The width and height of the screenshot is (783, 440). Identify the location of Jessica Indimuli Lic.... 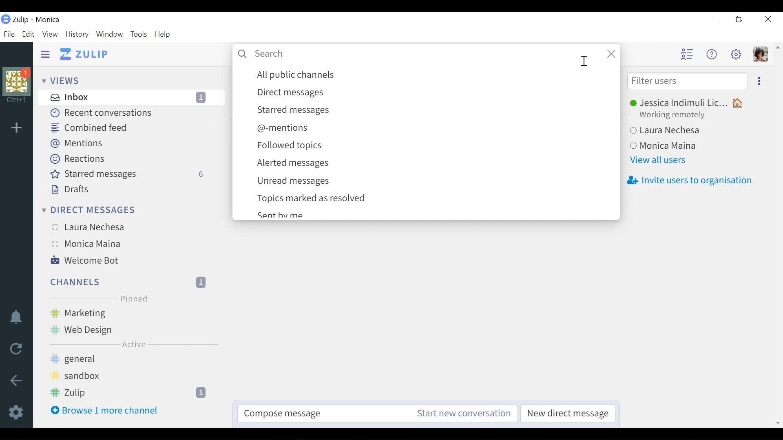
(693, 101).